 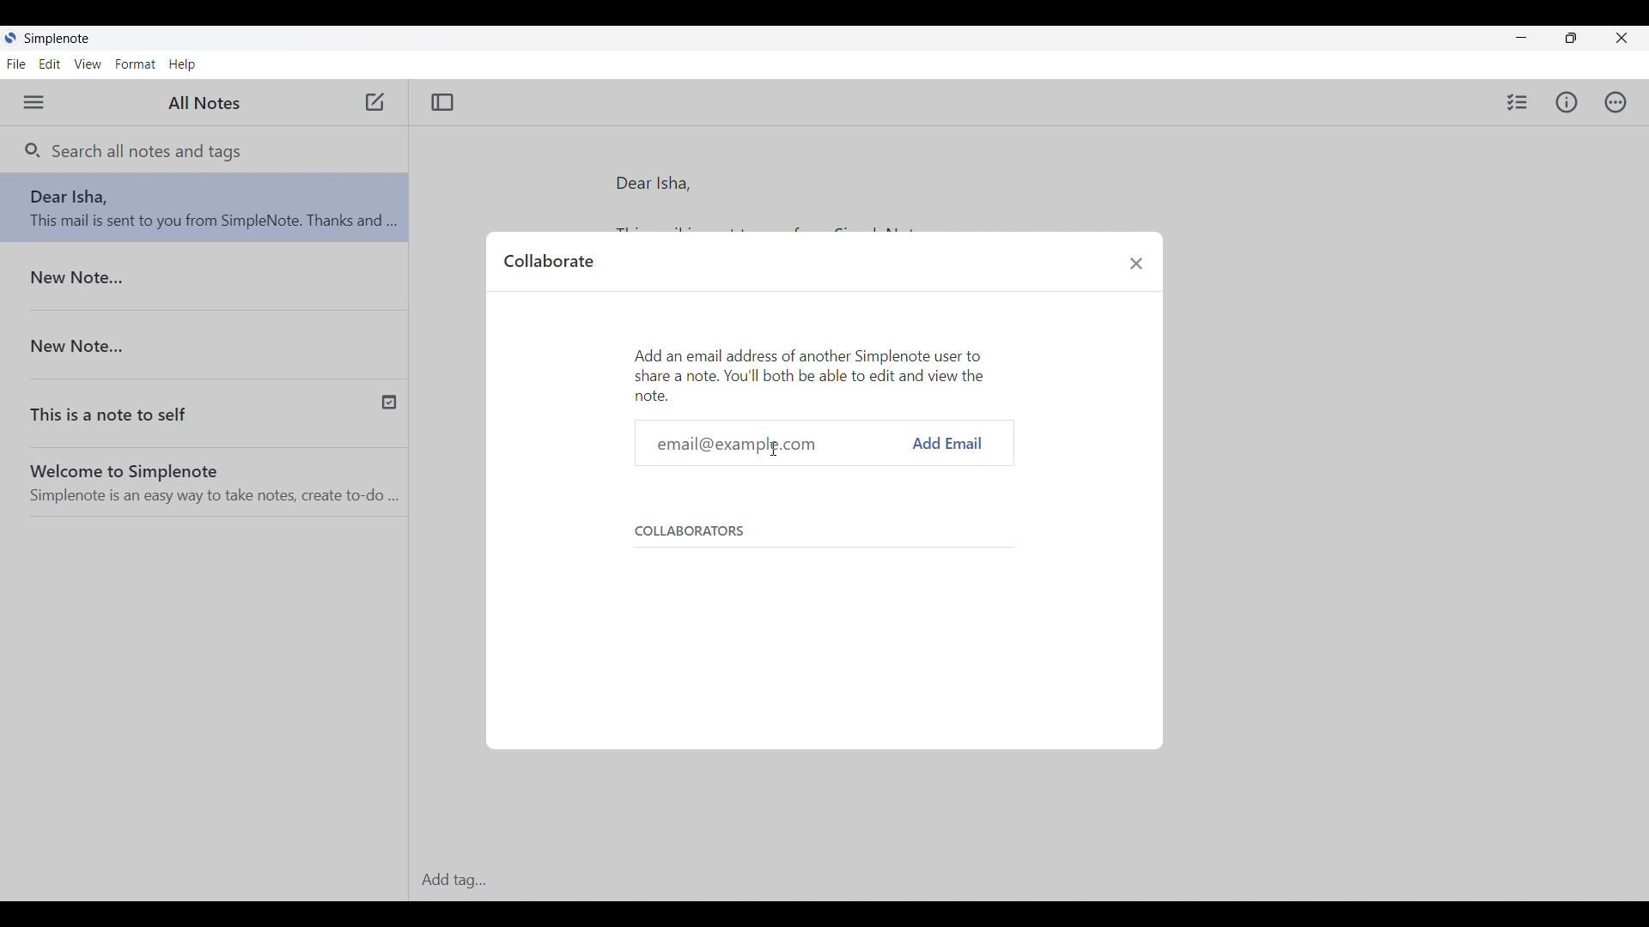 What do you see at coordinates (202, 104) in the screenshot?
I see `All Notes(Title of left side panel)` at bounding box center [202, 104].